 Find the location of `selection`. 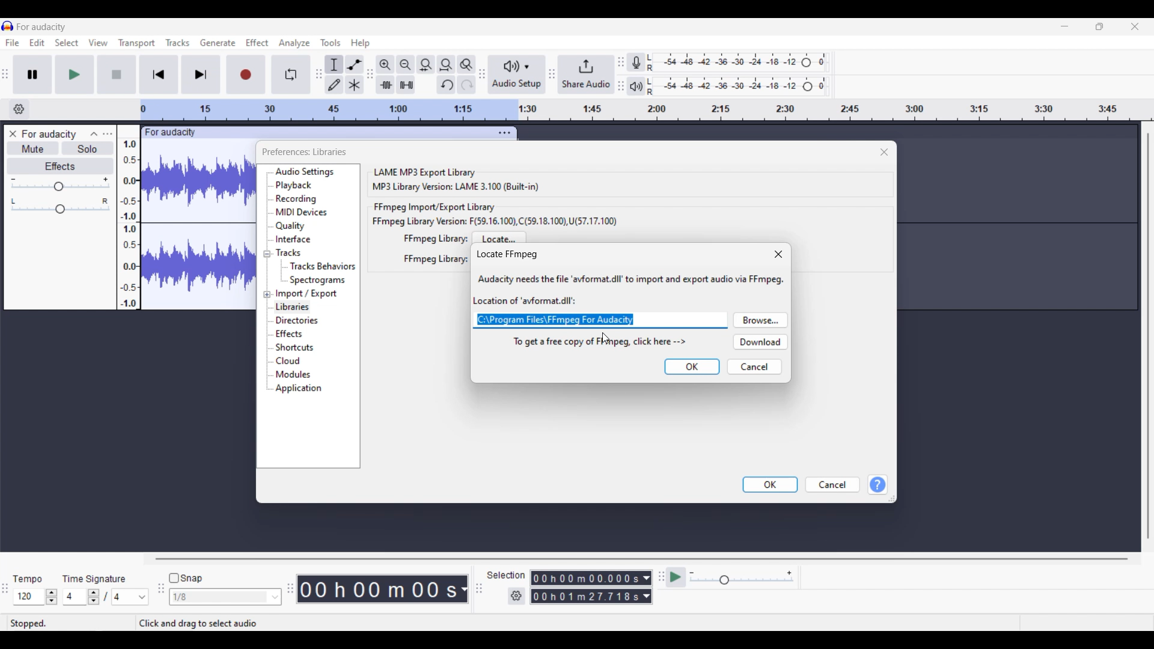

selection is located at coordinates (506, 575).